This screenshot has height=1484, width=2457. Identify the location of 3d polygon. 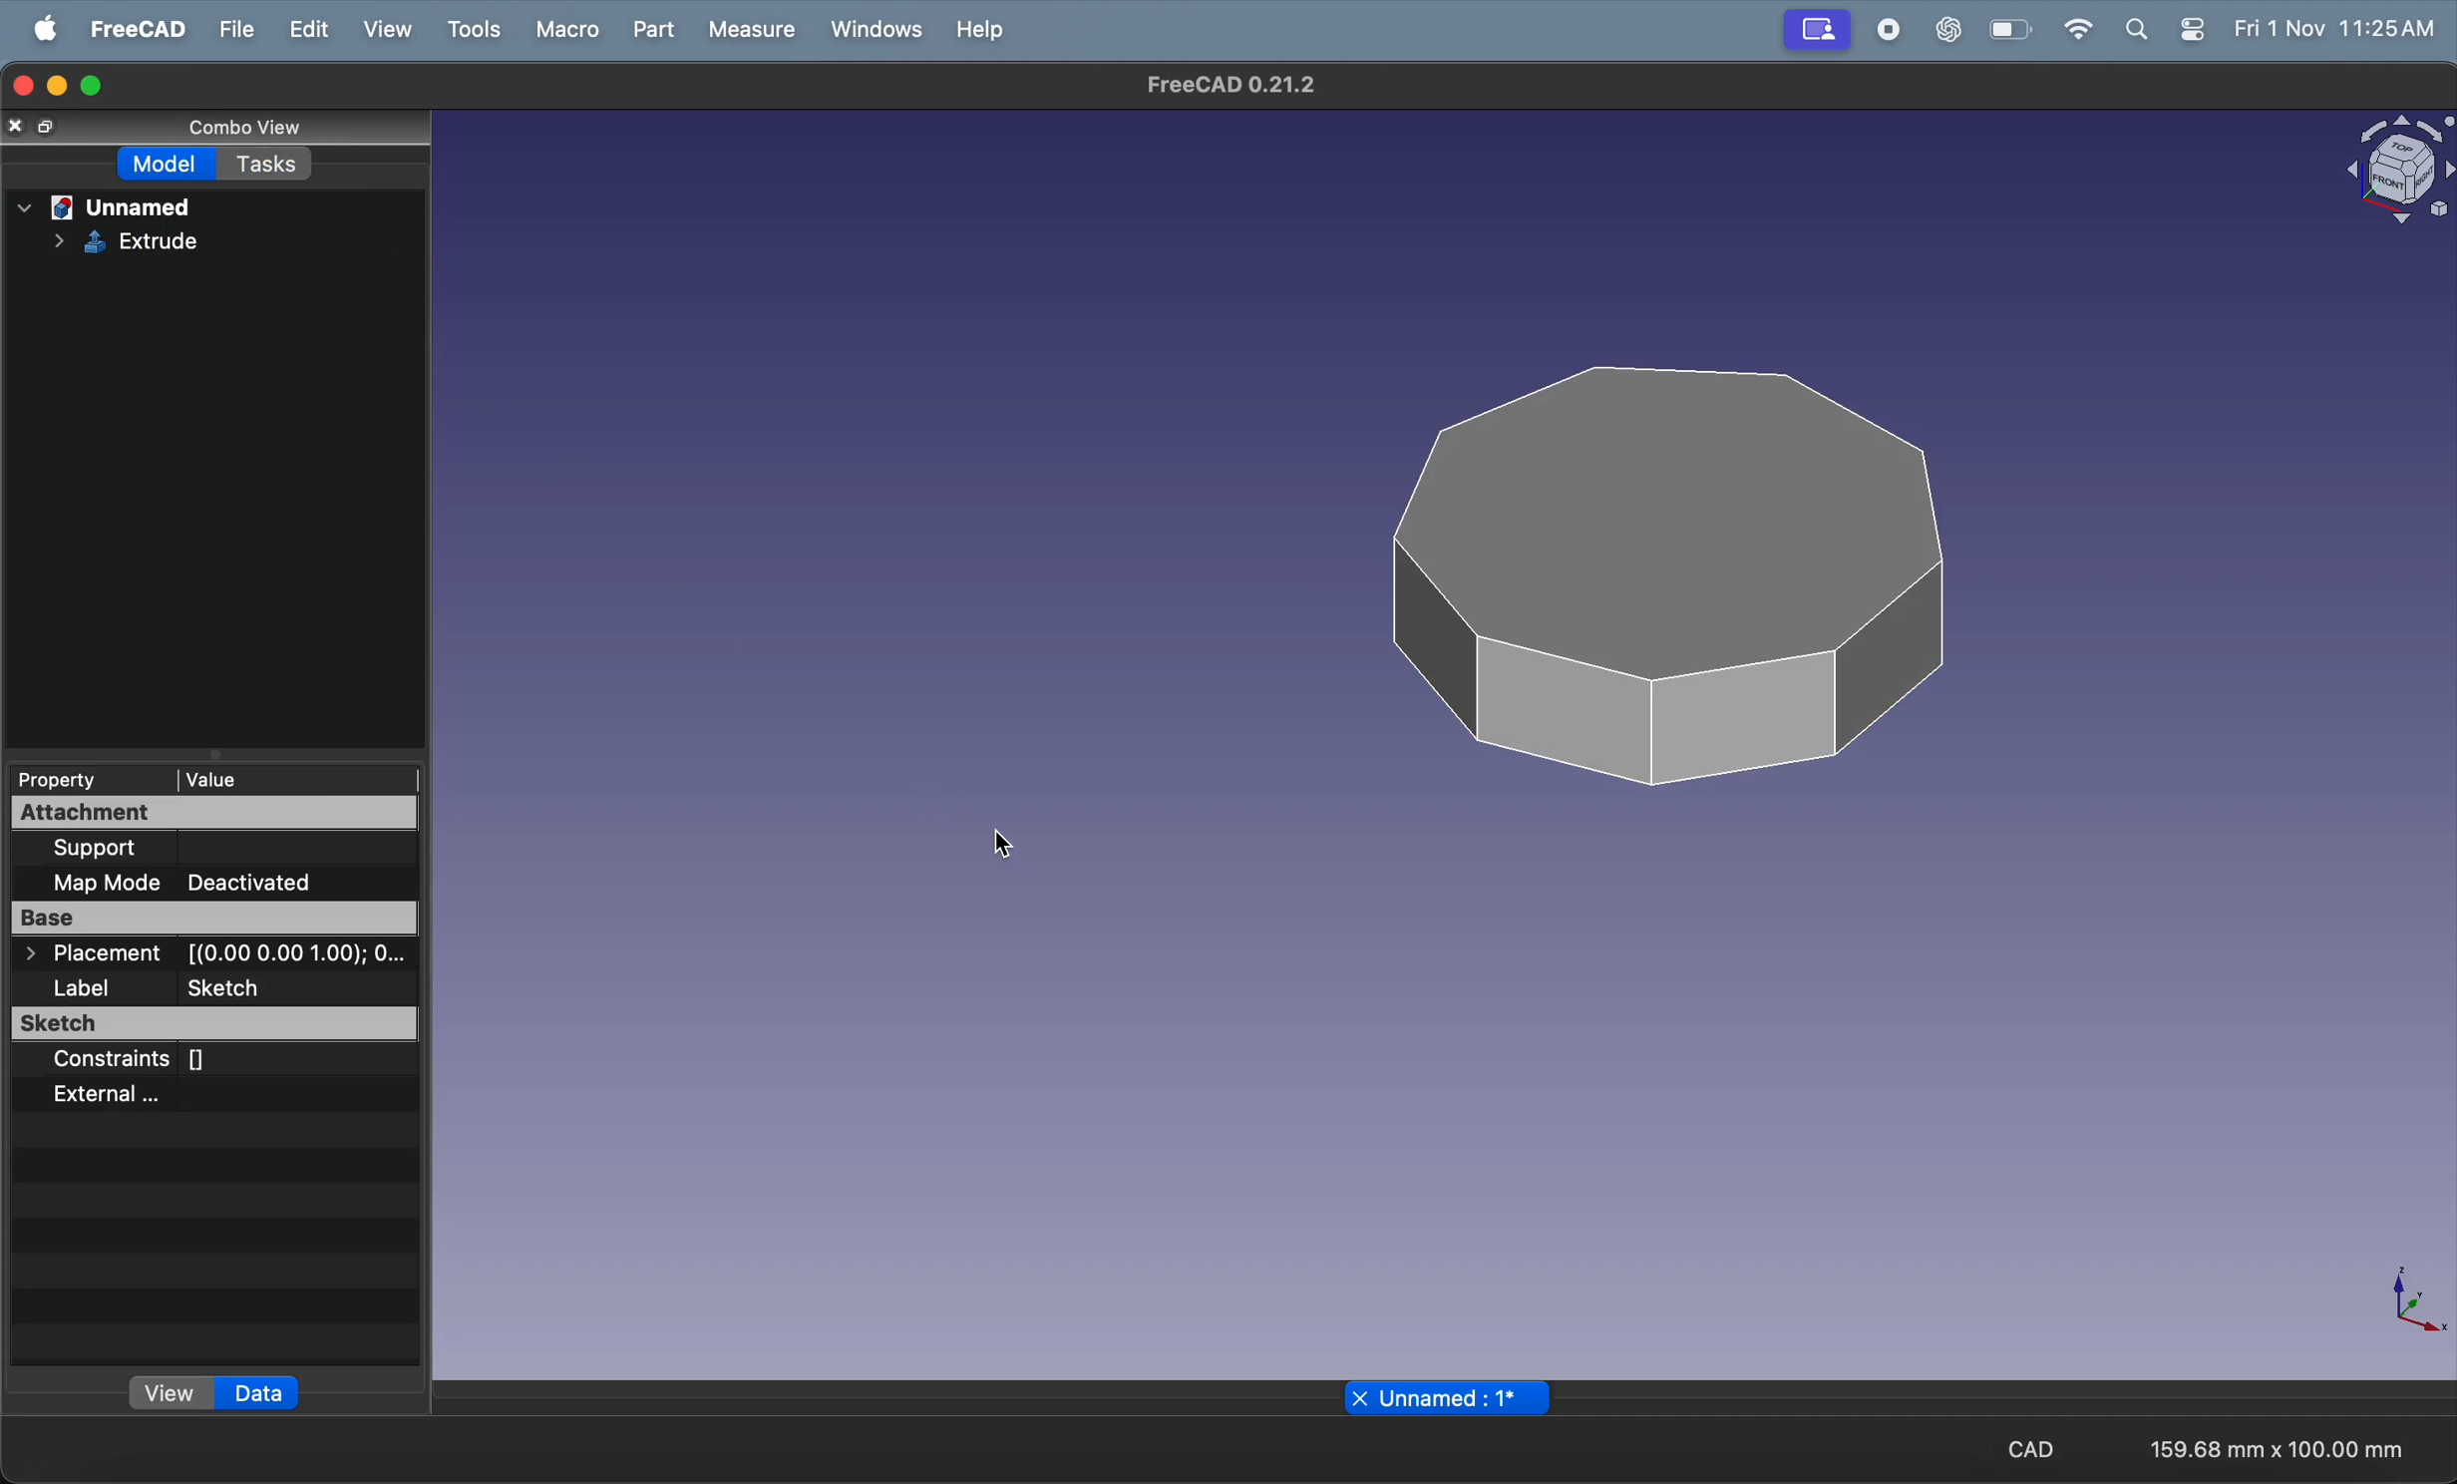
(1674, 569).